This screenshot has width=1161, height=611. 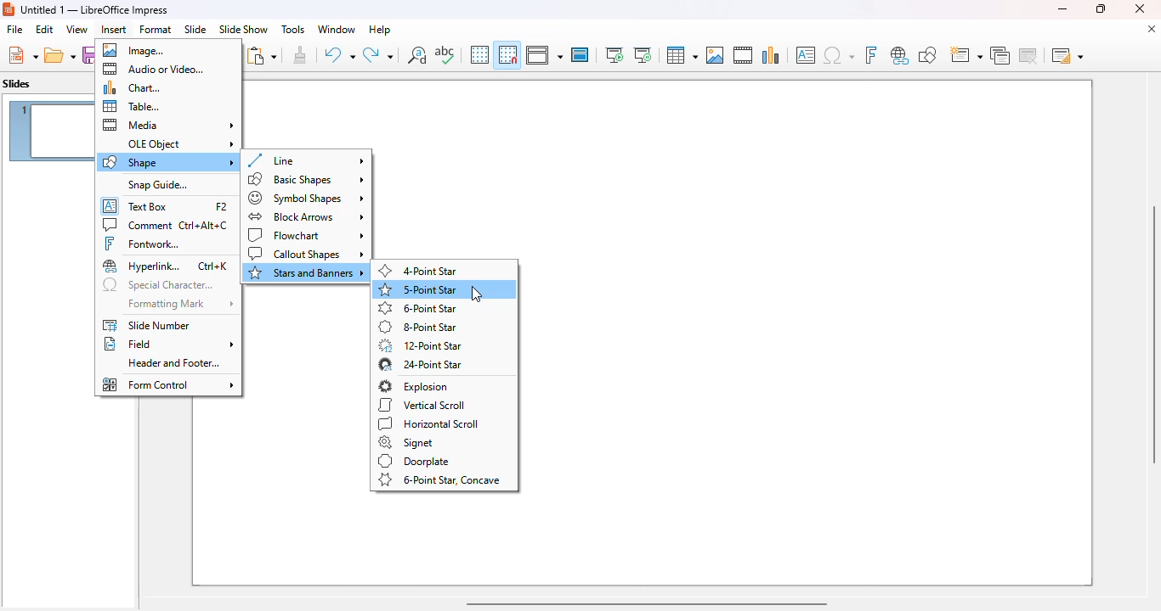 I want to click on slide, so click(x=195, y=29).